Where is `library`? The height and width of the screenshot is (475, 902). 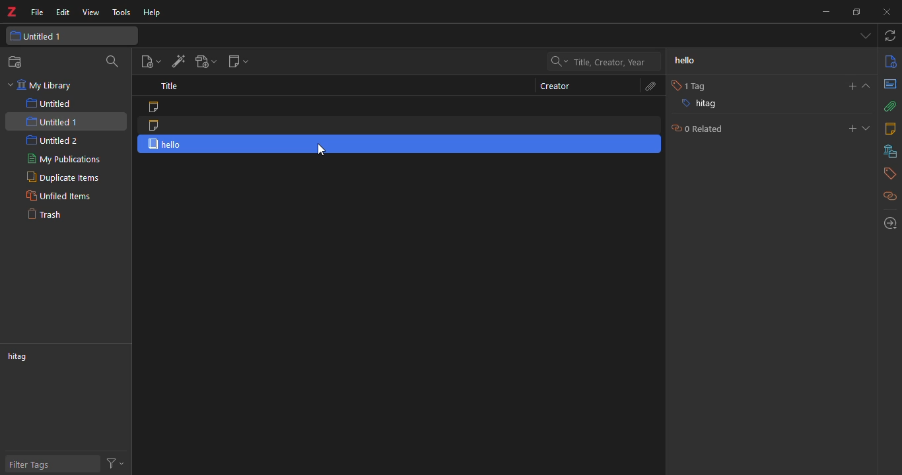
library is located at coordinates (891, 152).